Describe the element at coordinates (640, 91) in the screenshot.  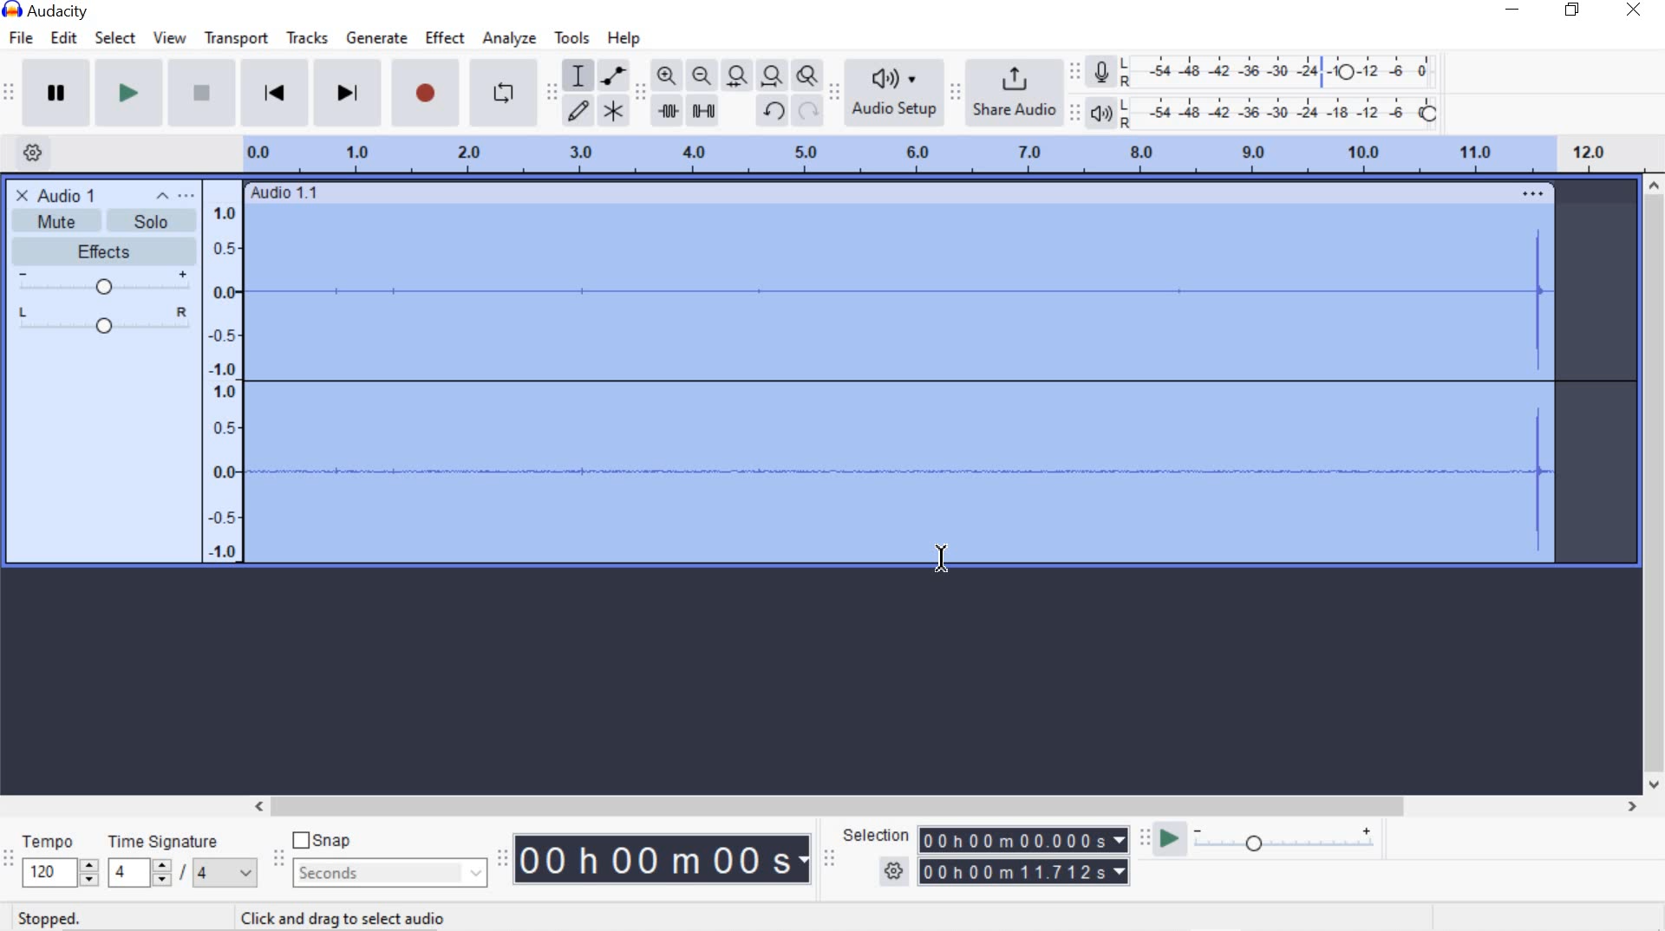
I see `Edit Toolbar` at that location.